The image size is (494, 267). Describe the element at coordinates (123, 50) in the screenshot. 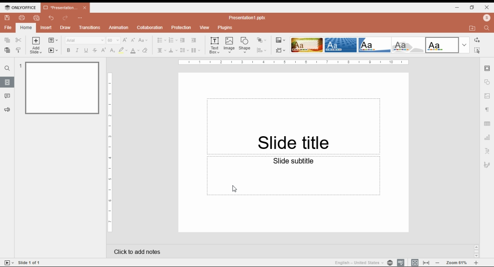

I see `highlight color` at that location.